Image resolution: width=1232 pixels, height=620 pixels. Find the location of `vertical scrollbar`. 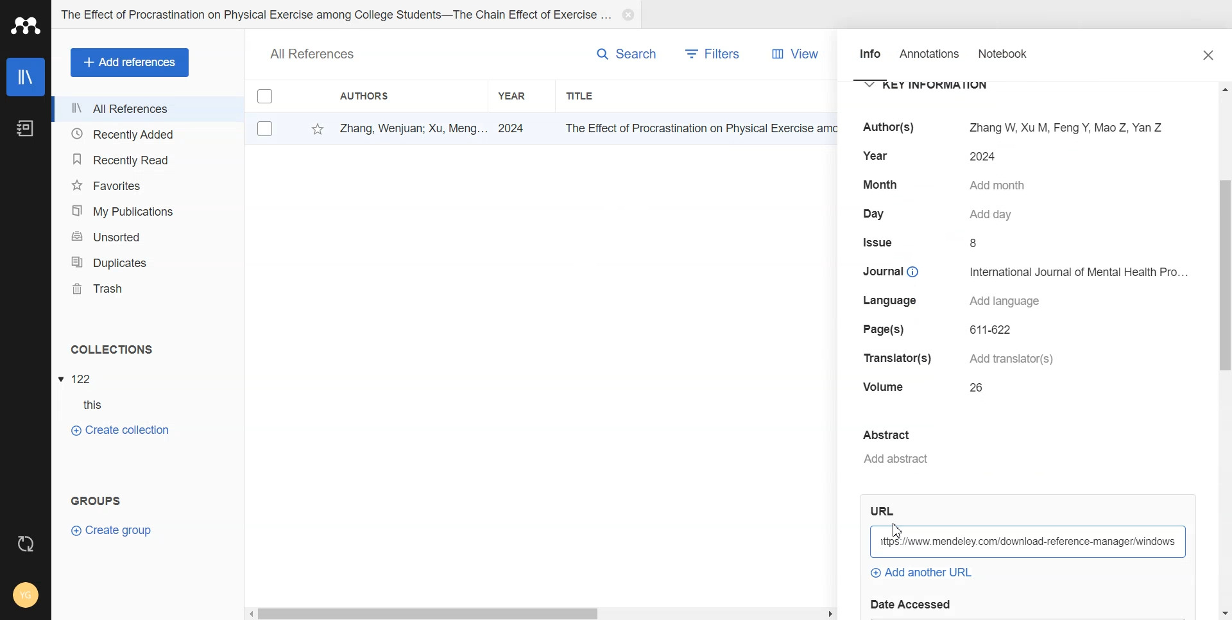

vertical scrollbar is located at coordinates (1224, 286).